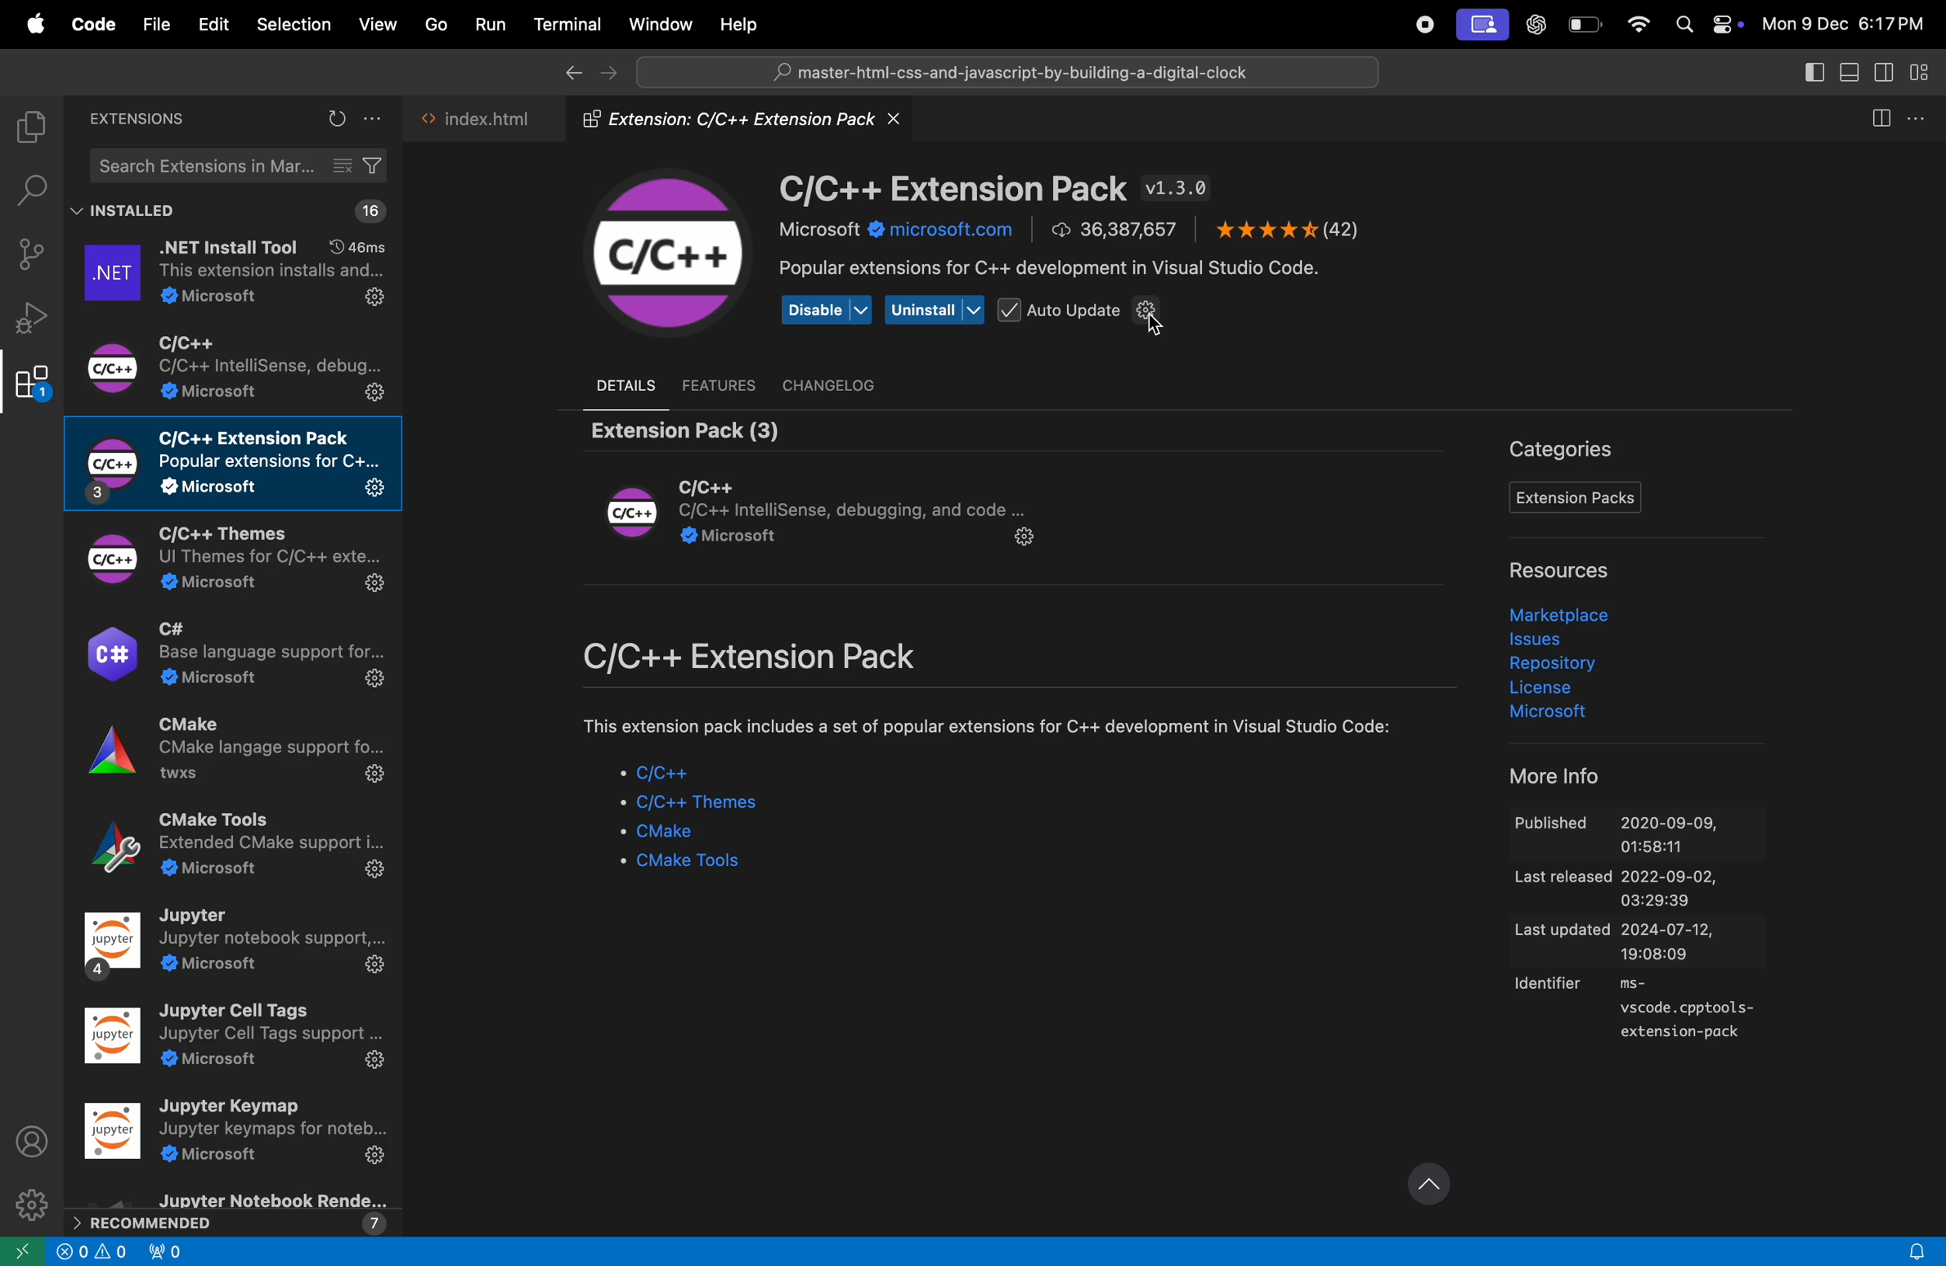 This screenshot has width=1946, height=1266. I want to click on 16, so click(365, 213).